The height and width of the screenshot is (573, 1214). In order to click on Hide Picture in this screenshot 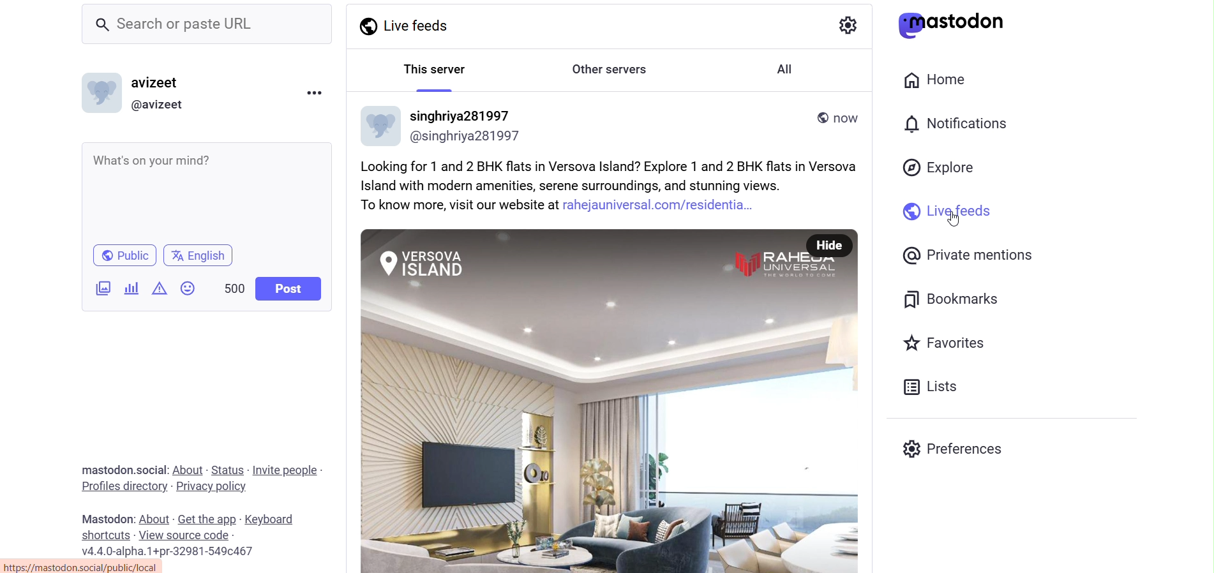, I will do `click(828, 246)`.